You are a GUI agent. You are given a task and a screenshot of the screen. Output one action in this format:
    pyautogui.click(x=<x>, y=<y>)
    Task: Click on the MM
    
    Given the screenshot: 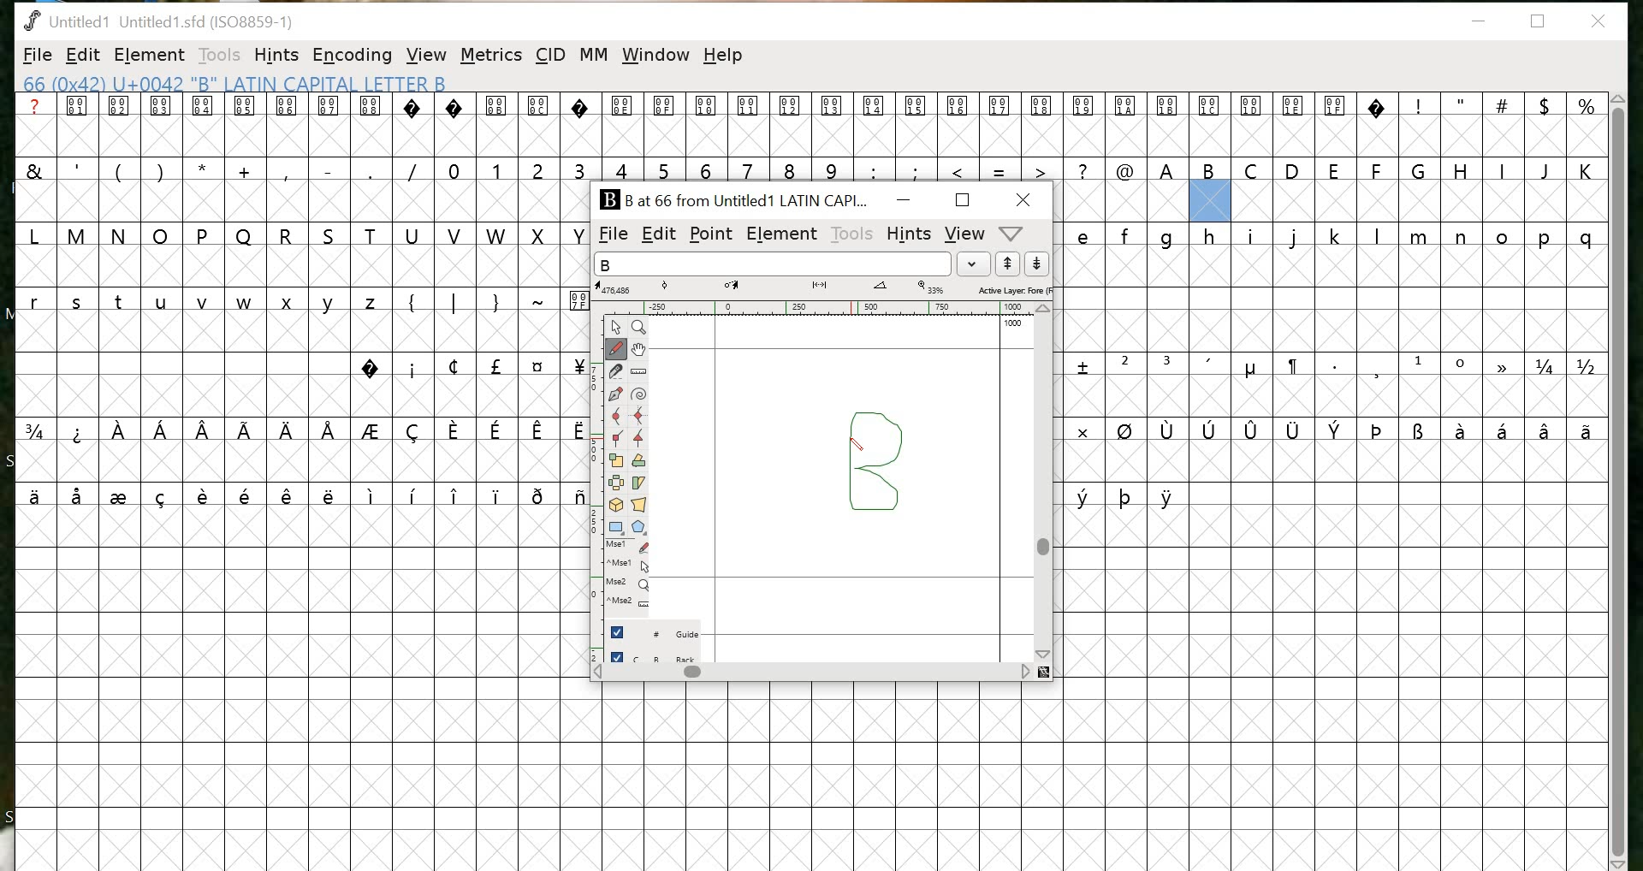 What is the action you would take?
    pyautogui.click(x=595, y=56)
    